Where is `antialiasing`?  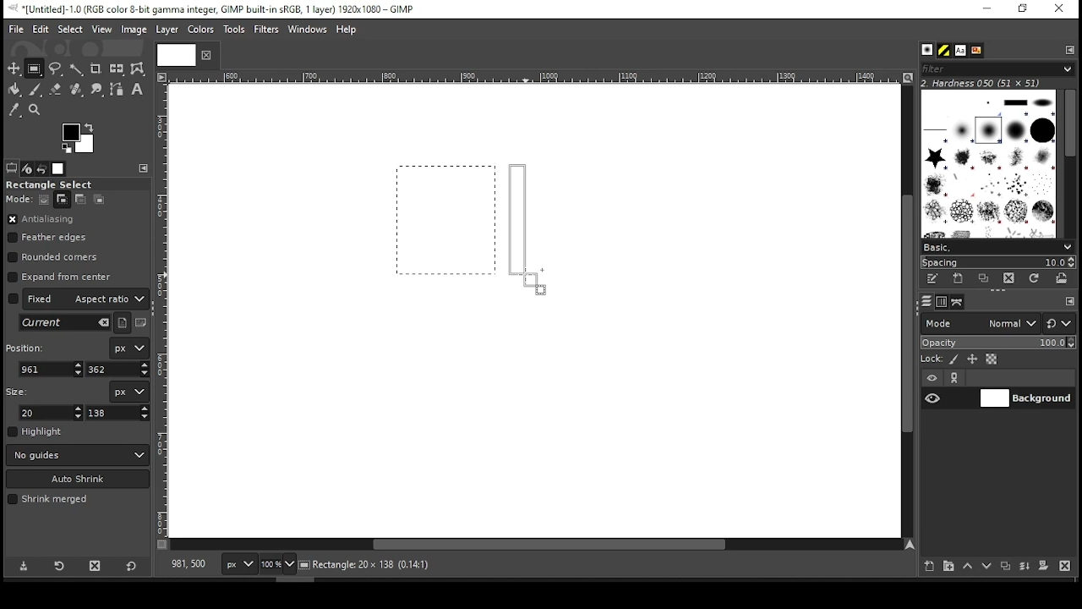 antialiasing is located at coordinates (41, 220).